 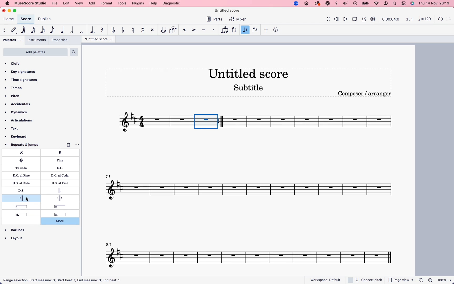 I want to click on zoom, so click(x=296, y=3).